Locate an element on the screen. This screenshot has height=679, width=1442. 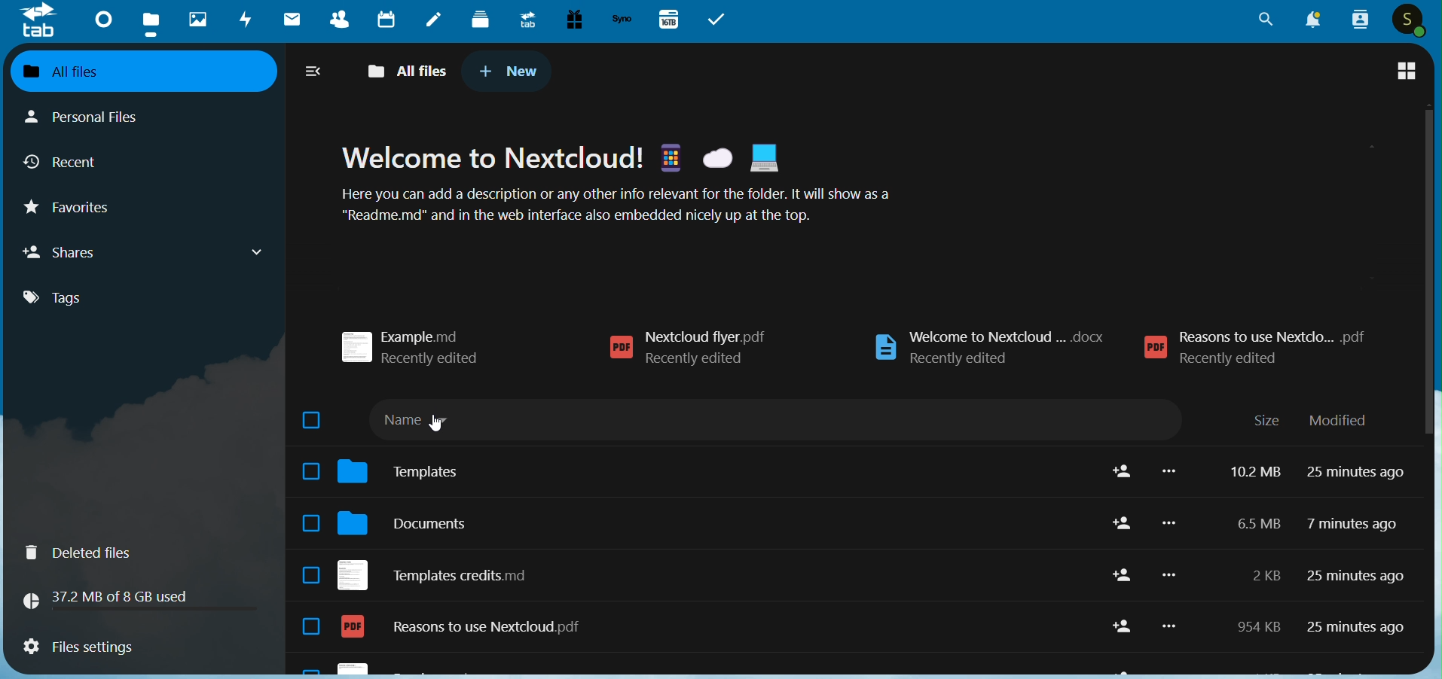
10.2 MB 6.5 MB 2 kb 954 kb is located at coordinates (1254, 553).